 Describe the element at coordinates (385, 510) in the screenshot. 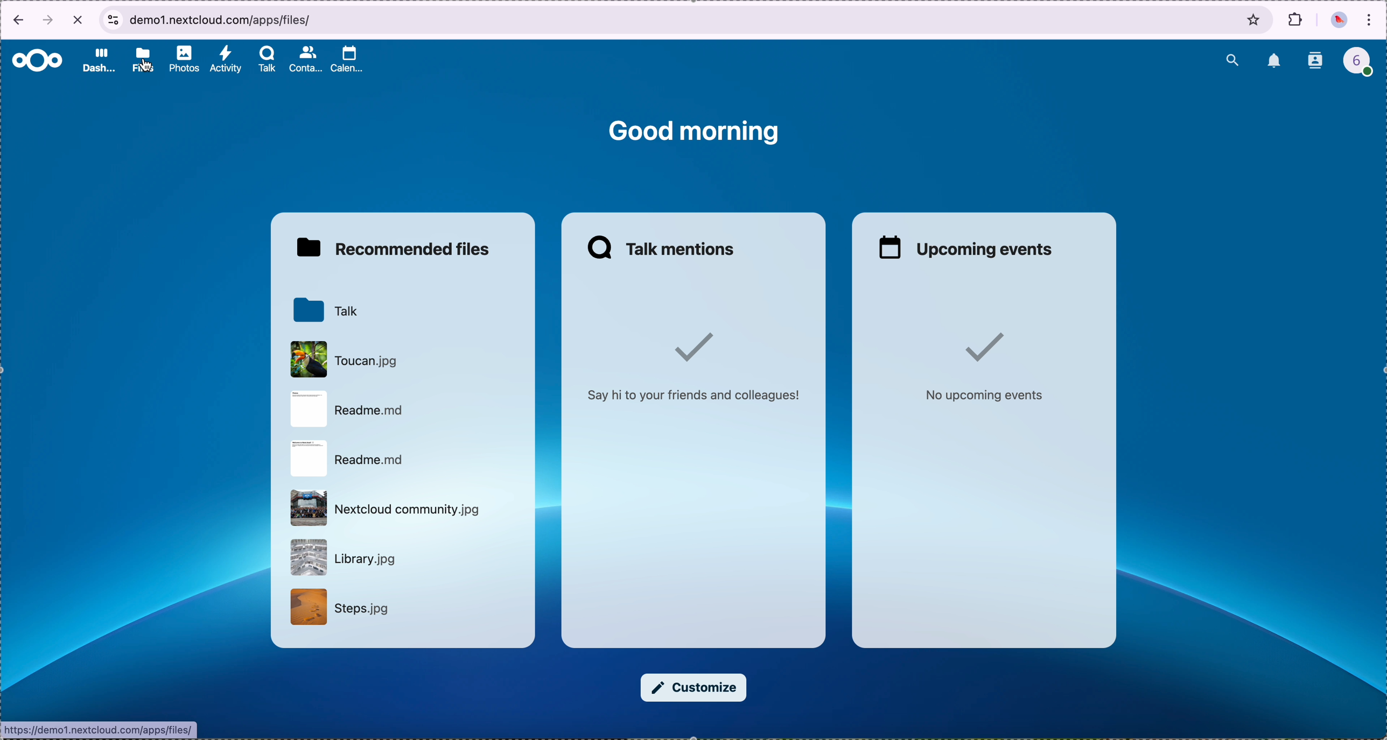

I see `nextcloud community.jpg` at that location.